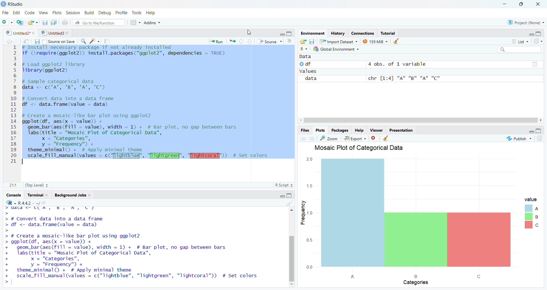 The image size is (547, 290). Describe the element at coordinates (538, 41) in the screenshot. I see `Refresh` at that location.